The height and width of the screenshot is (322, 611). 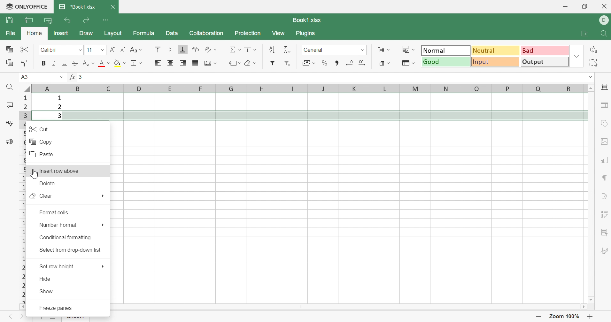 What do you see at coordinates (604, 176) in the screenshot?
I see `Paragraph settings` at bounding box center [604, 176].